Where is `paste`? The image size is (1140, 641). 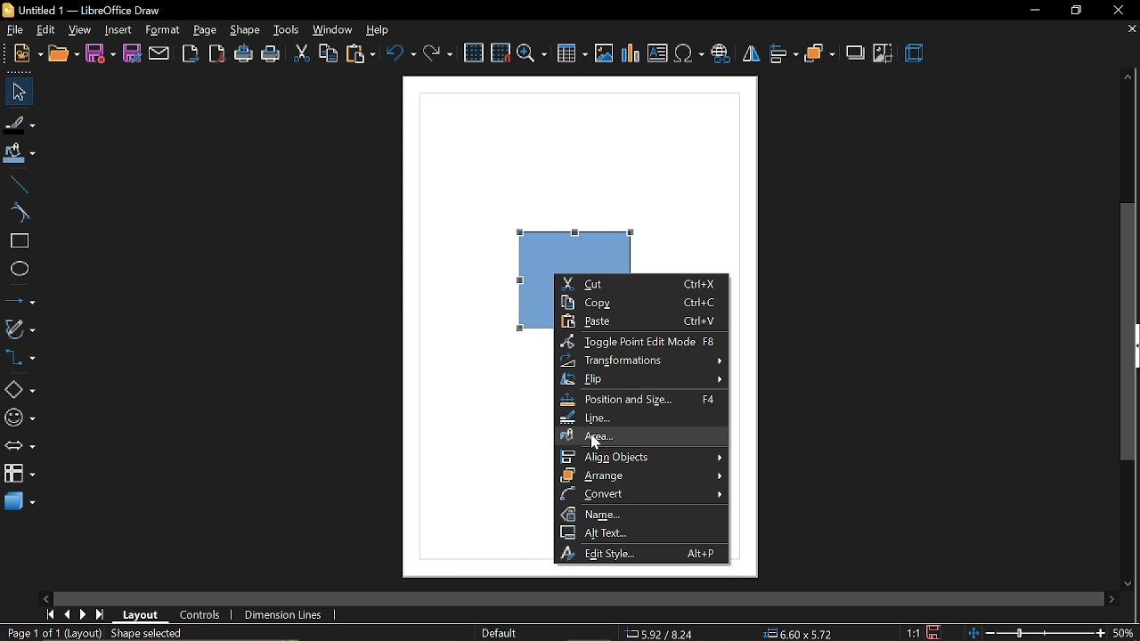 paste is located at coordinates (362, 55).